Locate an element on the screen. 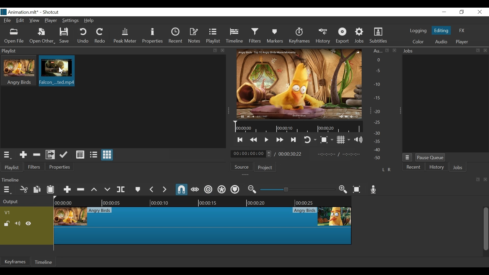 The width and height of the screenshot is (489, 275). Timeline is located at coordinates (297, 127).